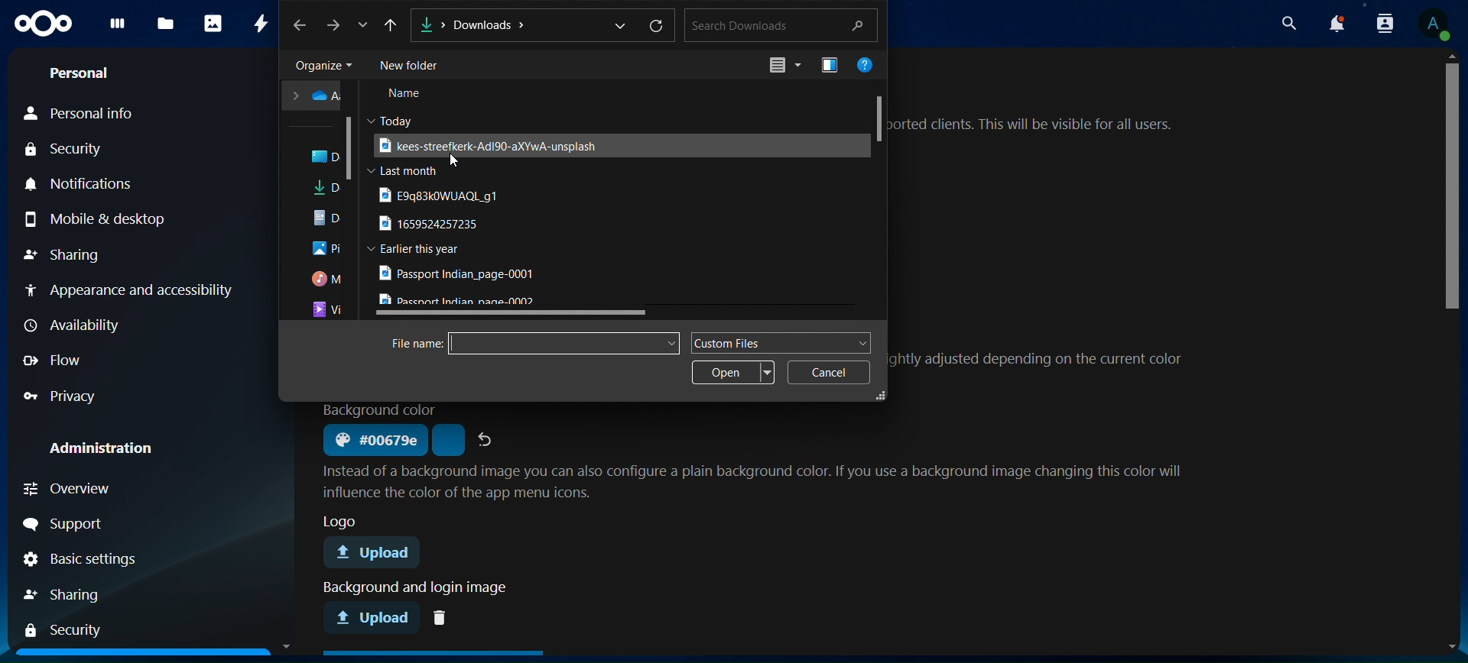 The height and width of the screenshot is (663, 1468). I want to click on privacy, so click(65, 394).